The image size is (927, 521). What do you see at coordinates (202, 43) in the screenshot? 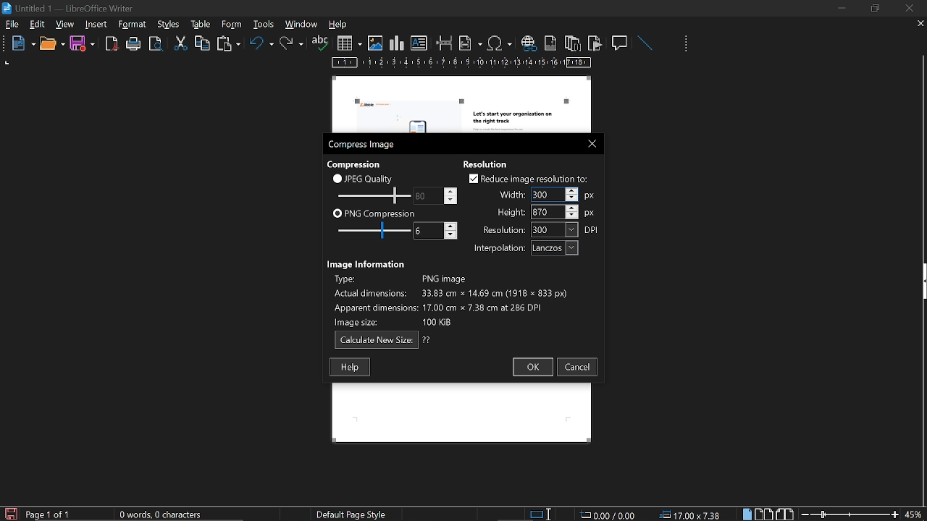
I see `copy` at bounding box center [202, 43].